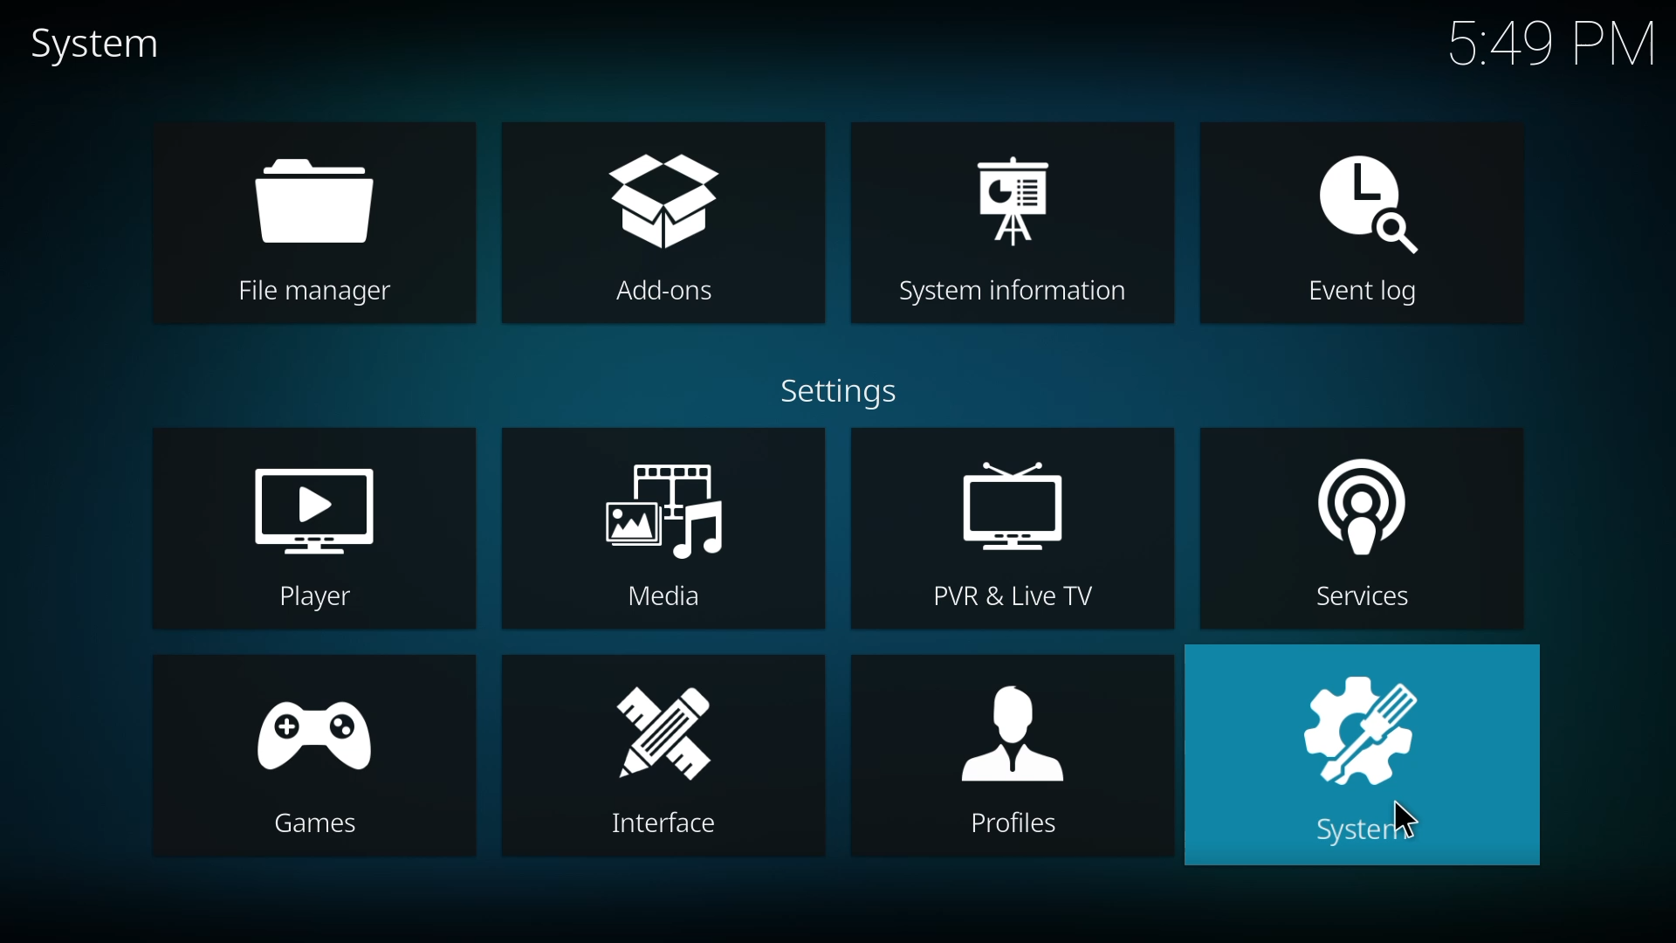 The image size is (1676, 943). I want to click on settings, so click(843, 394).